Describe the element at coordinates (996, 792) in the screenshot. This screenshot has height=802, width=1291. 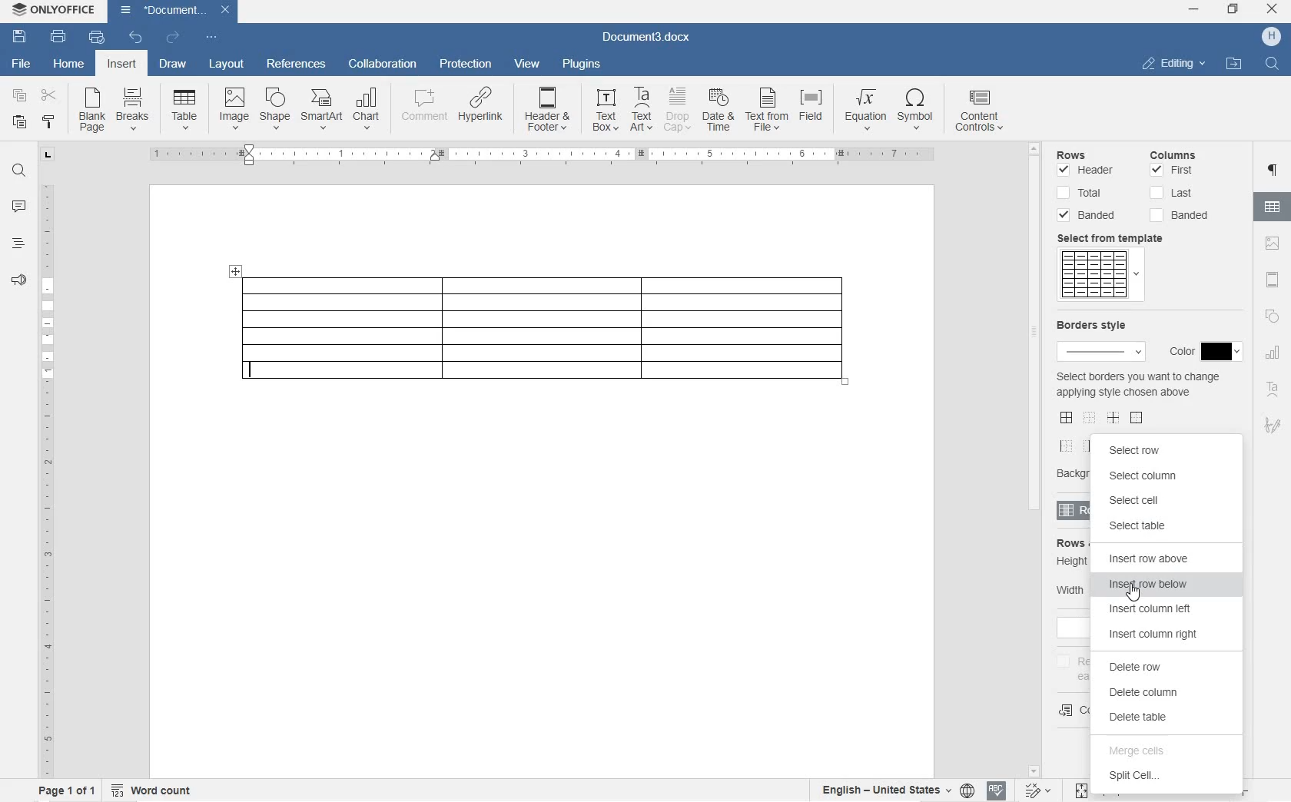
I see `SPELL CHECKING` at that location.